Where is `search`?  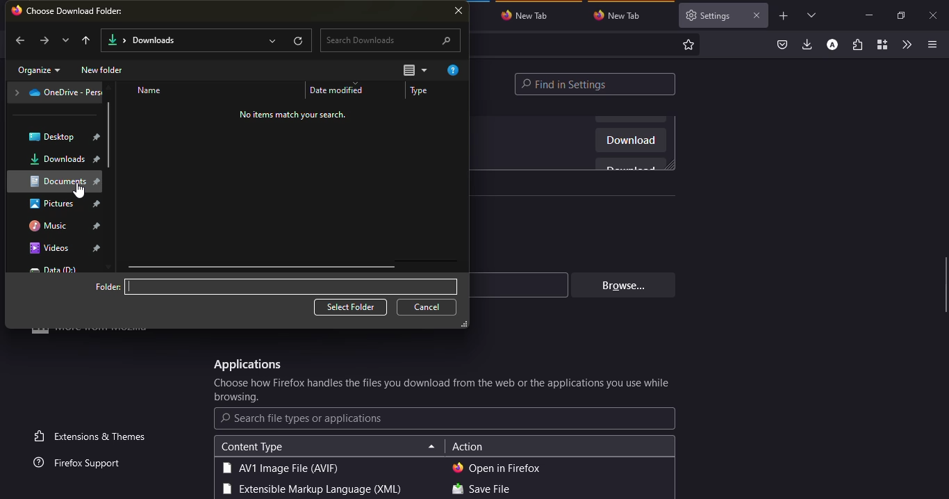
search is located at coordinates (390, 40).